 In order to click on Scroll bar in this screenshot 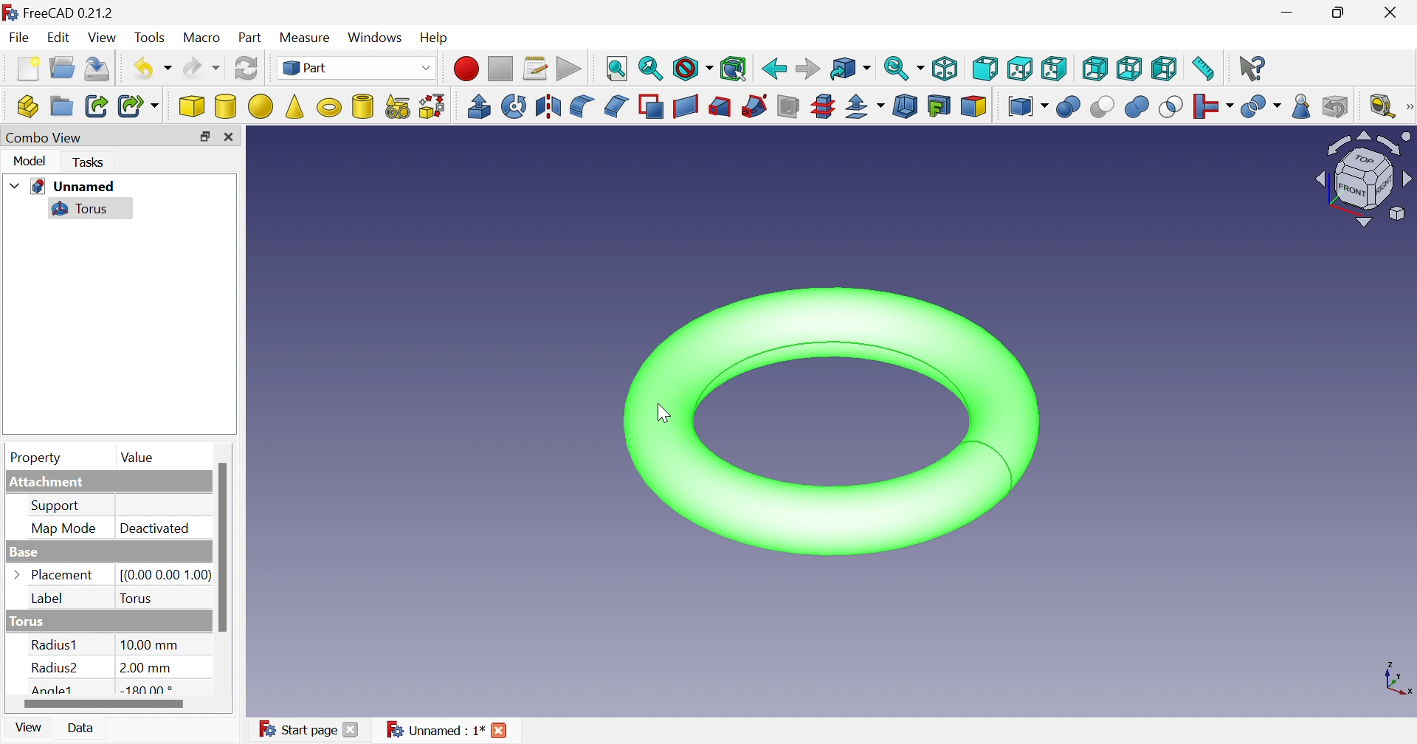, I will do `click(104, 702)`.